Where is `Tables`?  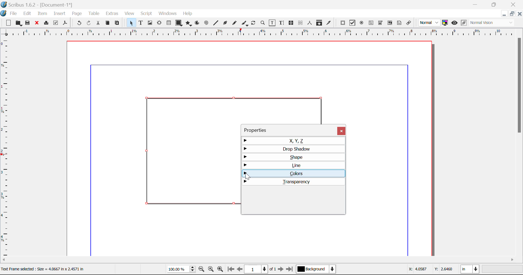
Tables is located at coordinates (169, 23).